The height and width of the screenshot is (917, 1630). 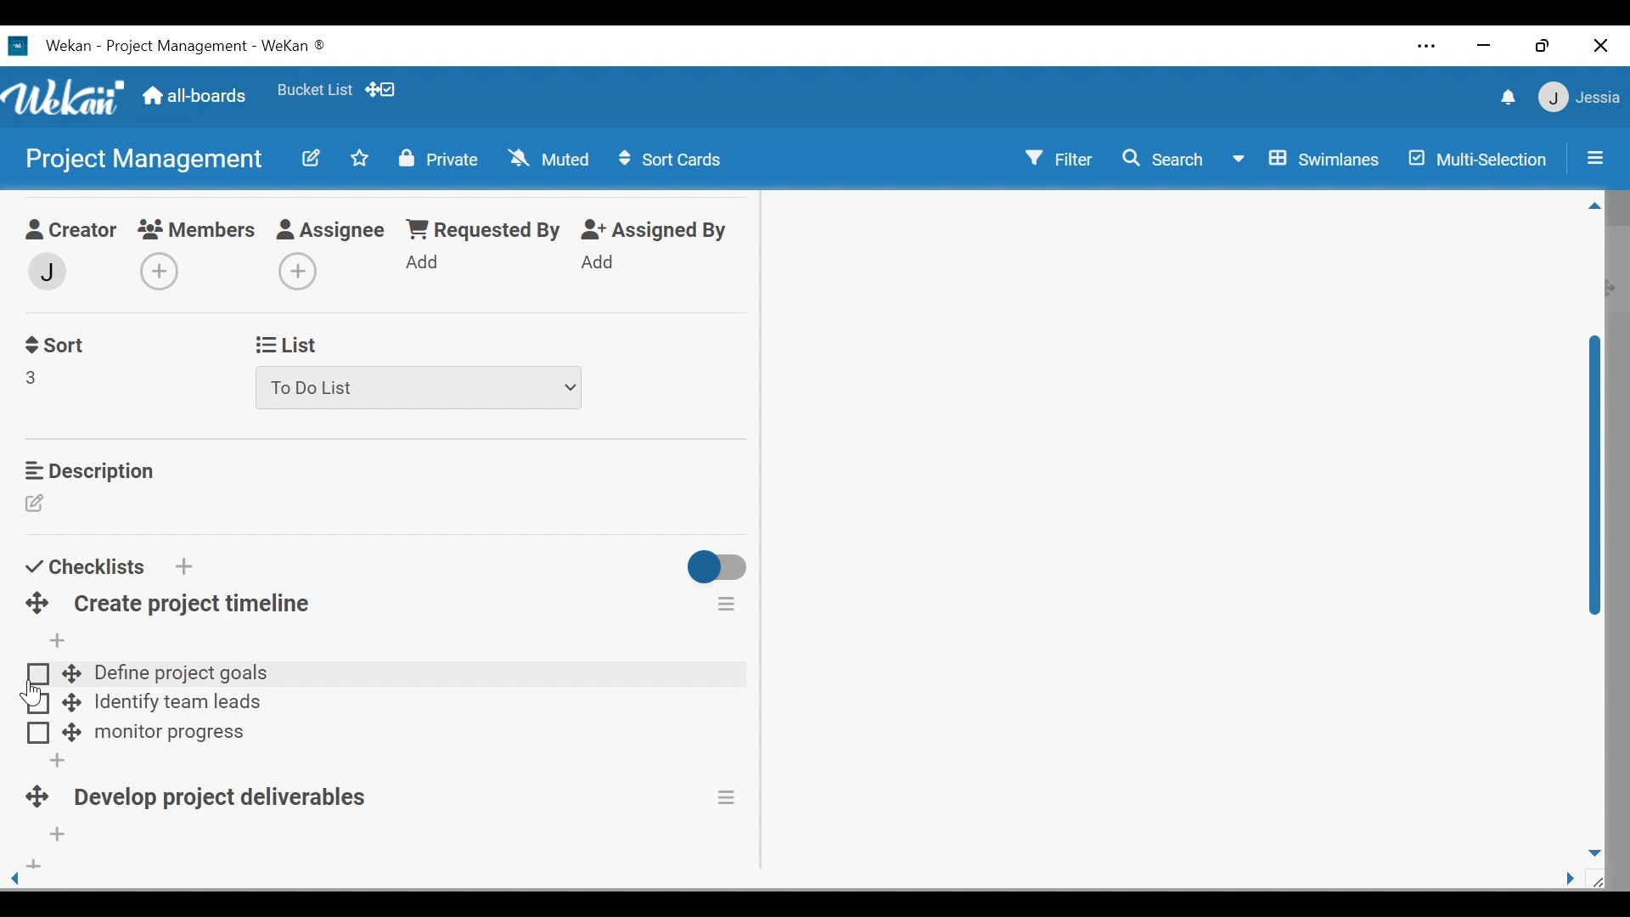 I want to click on notifications, so click(x=1505, y=96).